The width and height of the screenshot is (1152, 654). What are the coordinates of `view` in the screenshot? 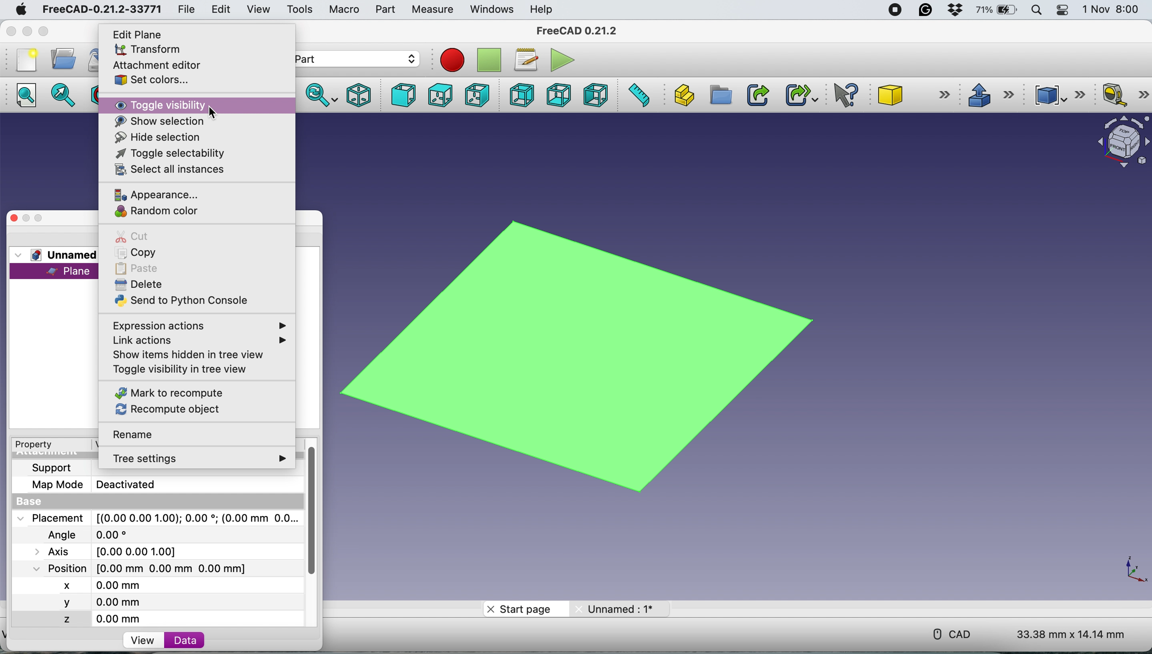 It's located at (259, 10).